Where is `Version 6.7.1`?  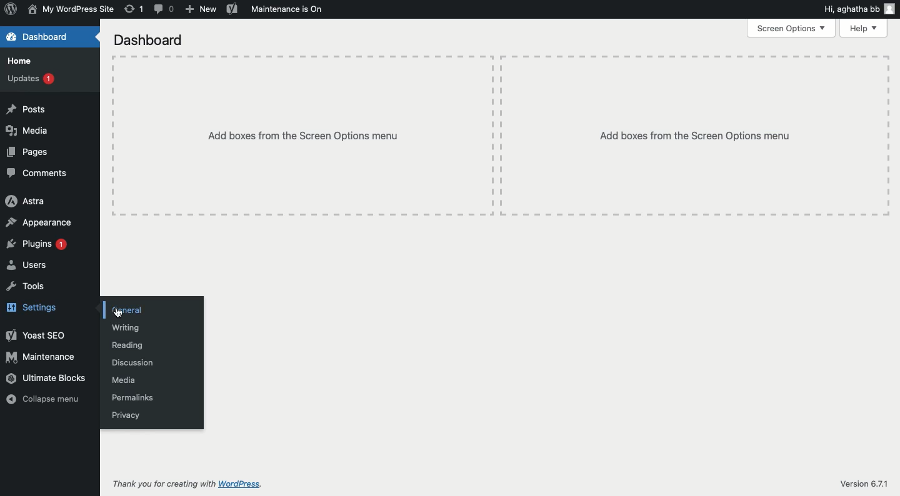 Version 6.7.1 is located at coordinates (862, 482).